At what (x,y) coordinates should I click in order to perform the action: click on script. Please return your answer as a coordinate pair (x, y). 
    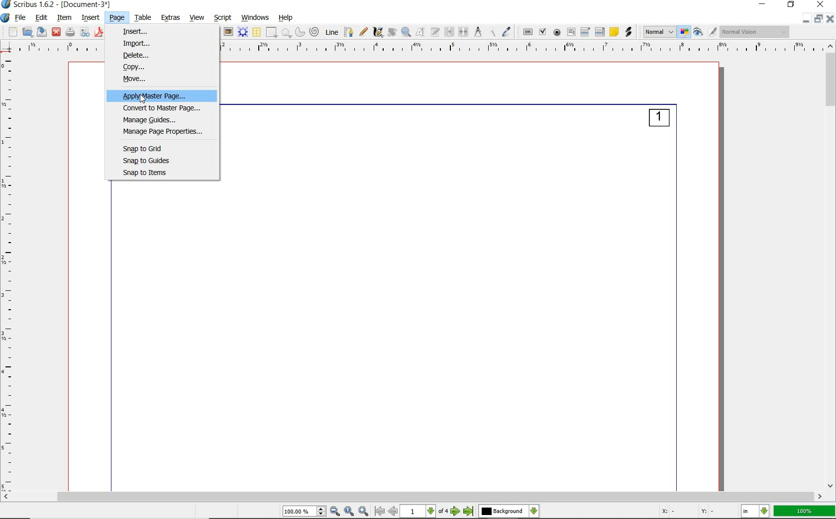
    Looking at the image, I should click on (222, 18).